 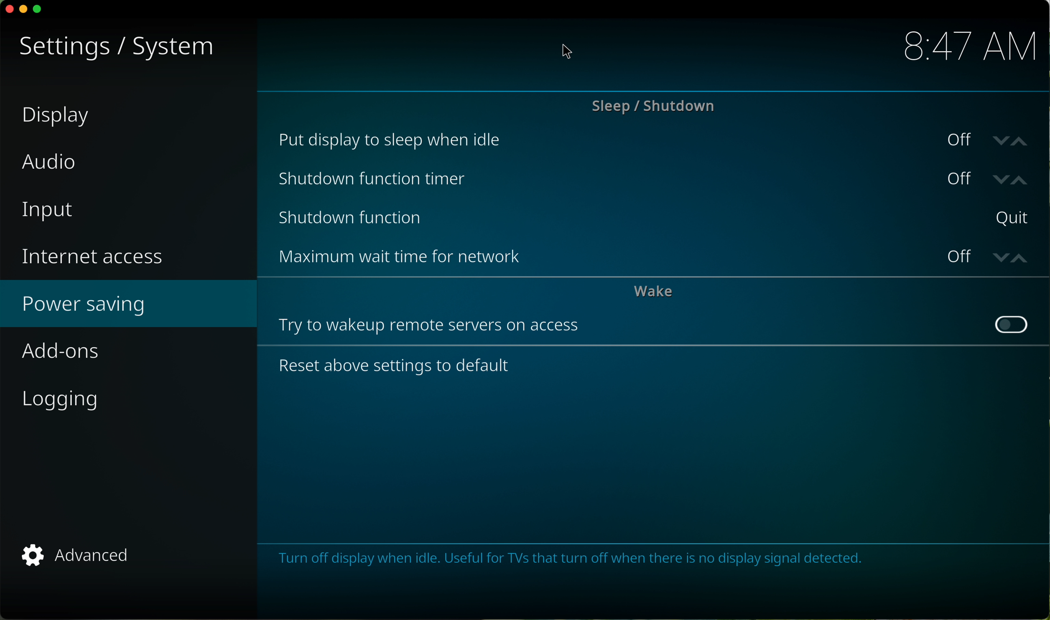 I want to click on power saving, so click(x=85, y=305).